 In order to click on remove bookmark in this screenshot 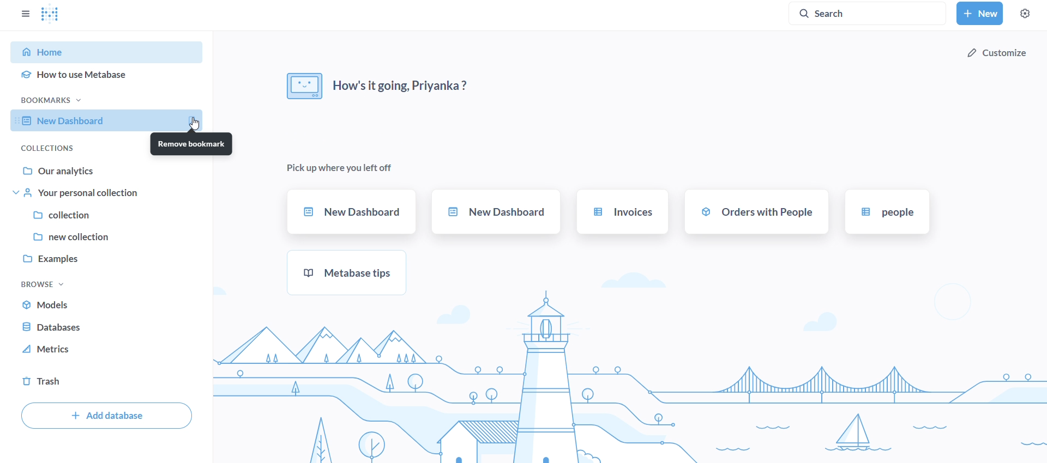, I will do `click(190, 144)`.